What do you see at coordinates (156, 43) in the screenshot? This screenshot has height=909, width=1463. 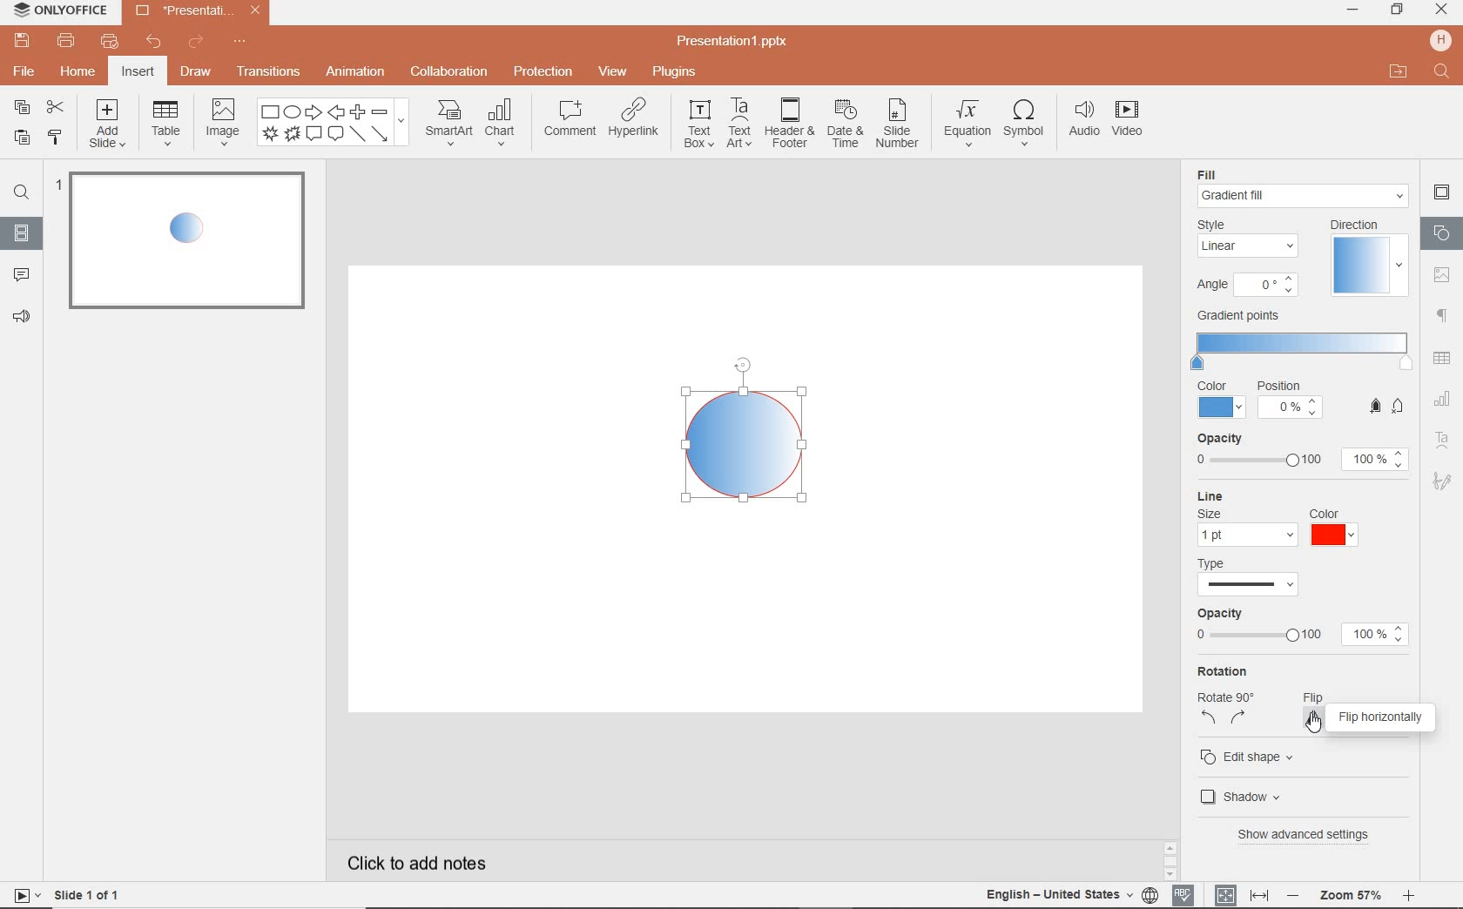 I see `undo` at bounding box center [156, 43].